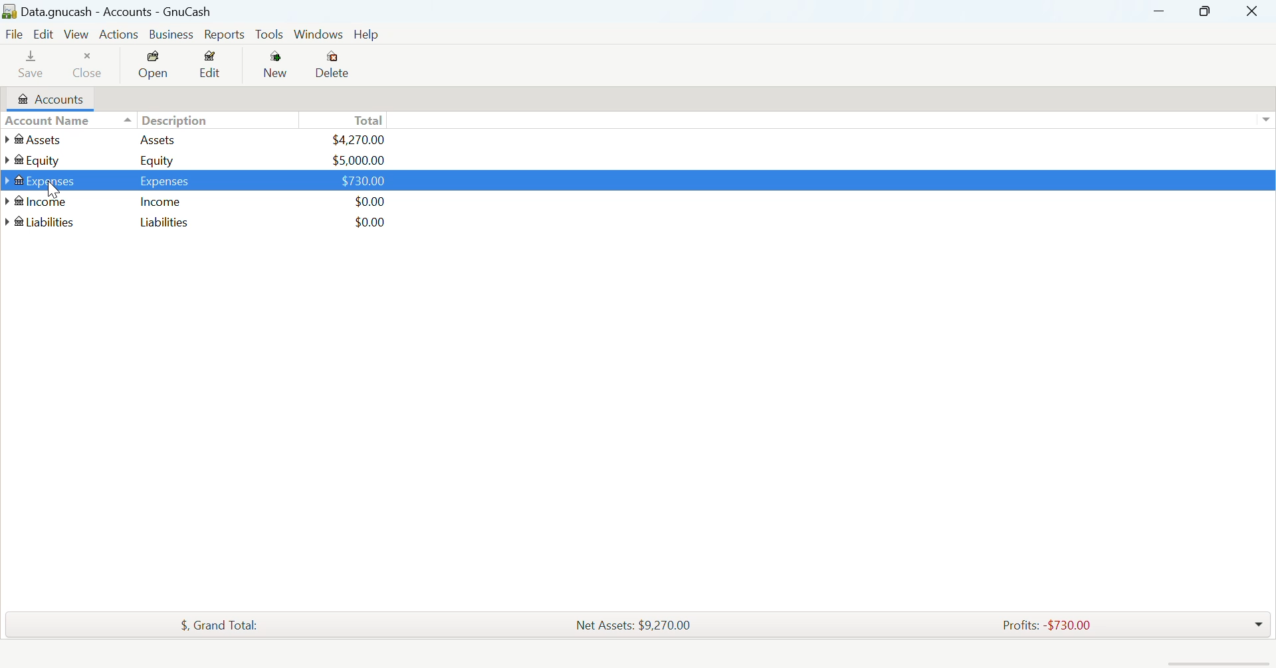 Image resolution: width=1276 pixels, height=668 pixels. Describe the element at coordinates (200, 160) in the screenshot. I see `Equity` at that location.